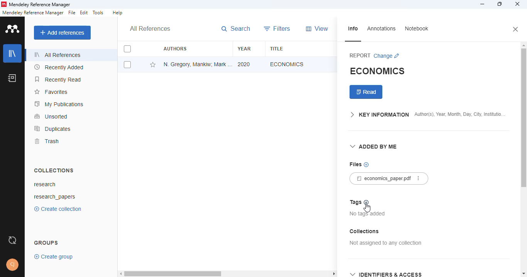 The image size is (527, 277). I want to click on unsorted, so click(51, 116).